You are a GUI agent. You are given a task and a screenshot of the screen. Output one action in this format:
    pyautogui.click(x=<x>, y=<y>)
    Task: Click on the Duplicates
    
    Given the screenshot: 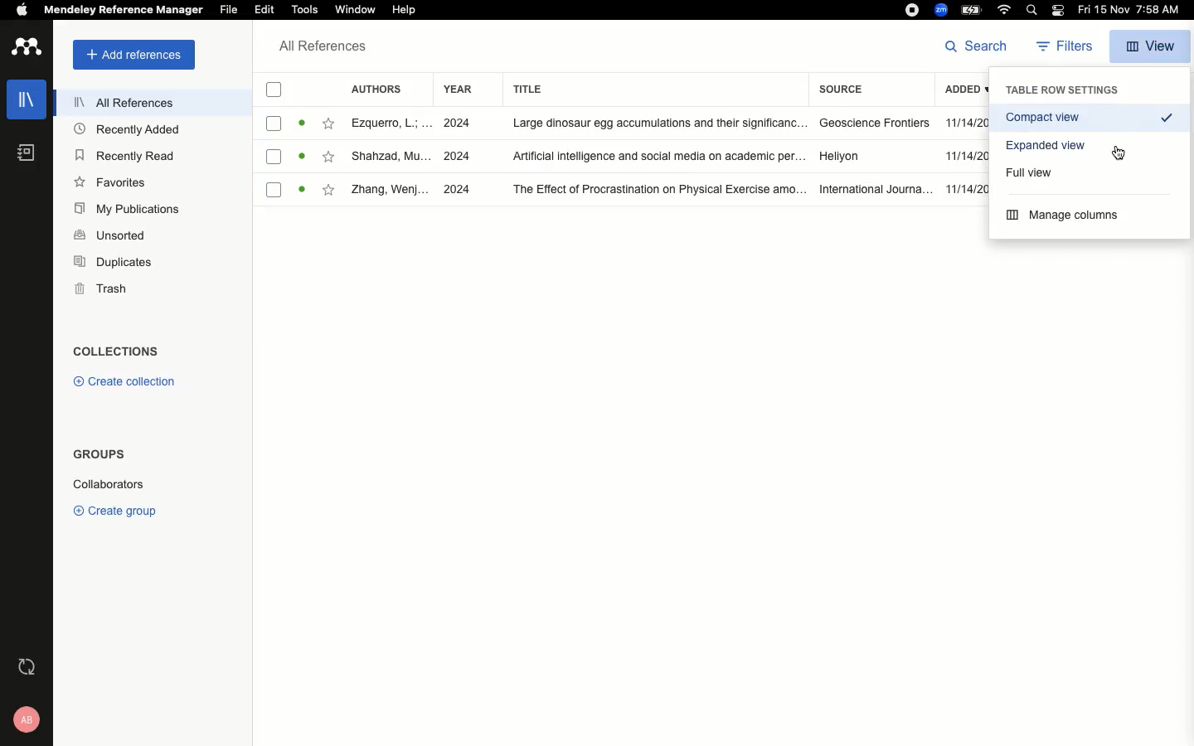 What is the action you would take?
    pyautogui.click(x=111, y=264)
    